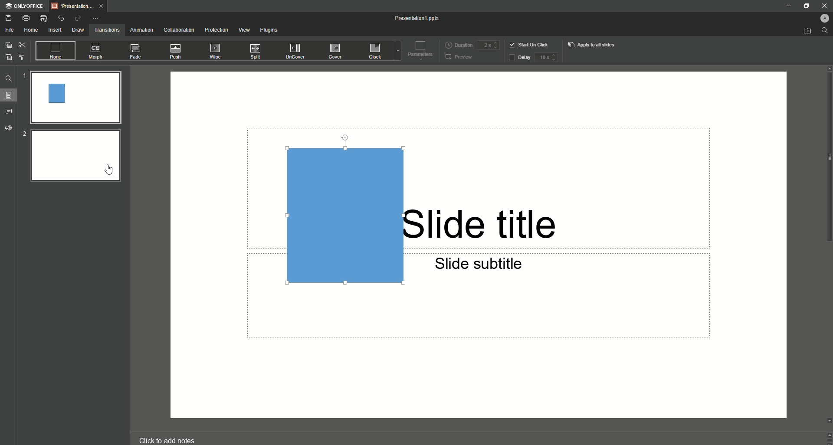 The width and height of the screenshot is (833, 445). Describe the element at coordinates (294, 52) in the screenshot. I see `UnCover` at that location.